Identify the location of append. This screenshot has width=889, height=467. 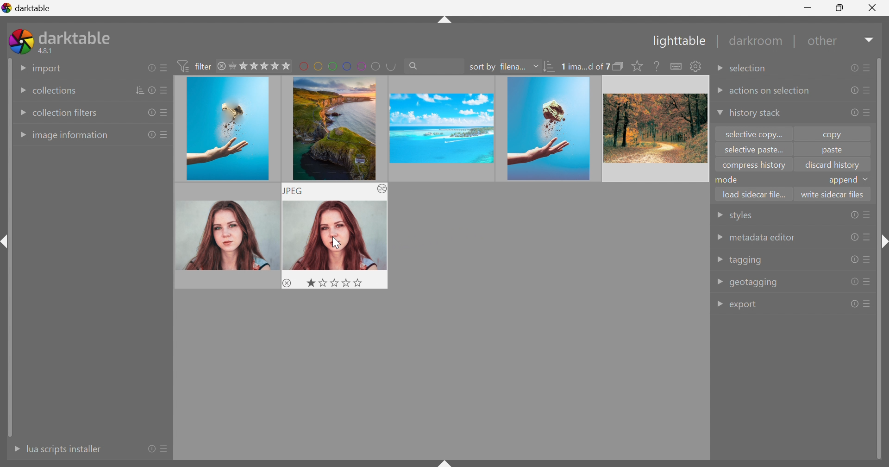
(842, 181).